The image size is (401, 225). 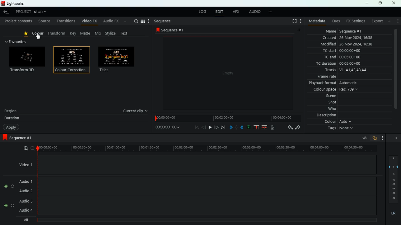 I want to click on colour, so click(x=339, y=122).